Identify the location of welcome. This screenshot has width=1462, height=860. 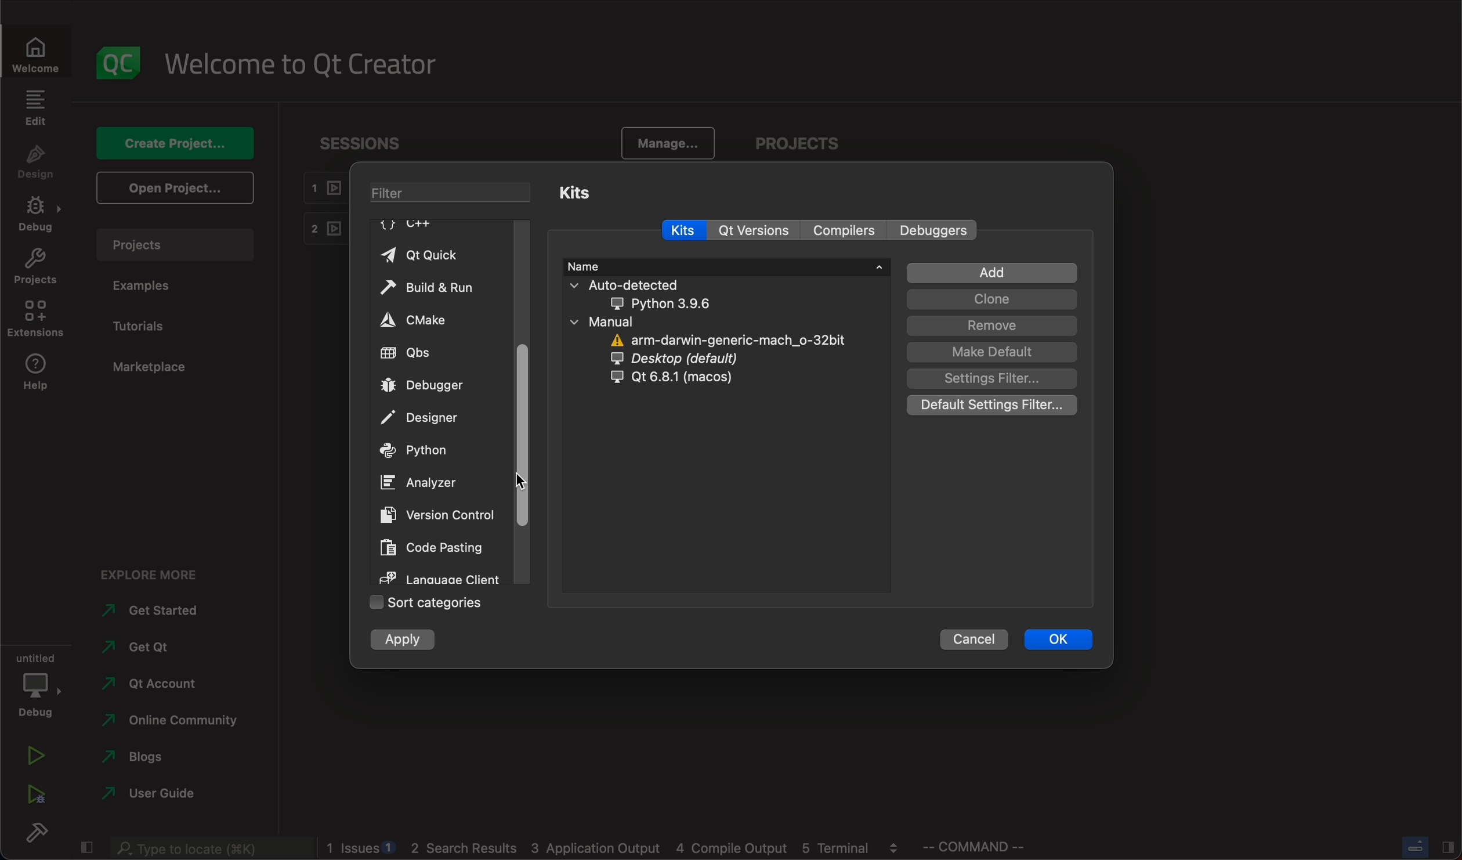
(305, 64).